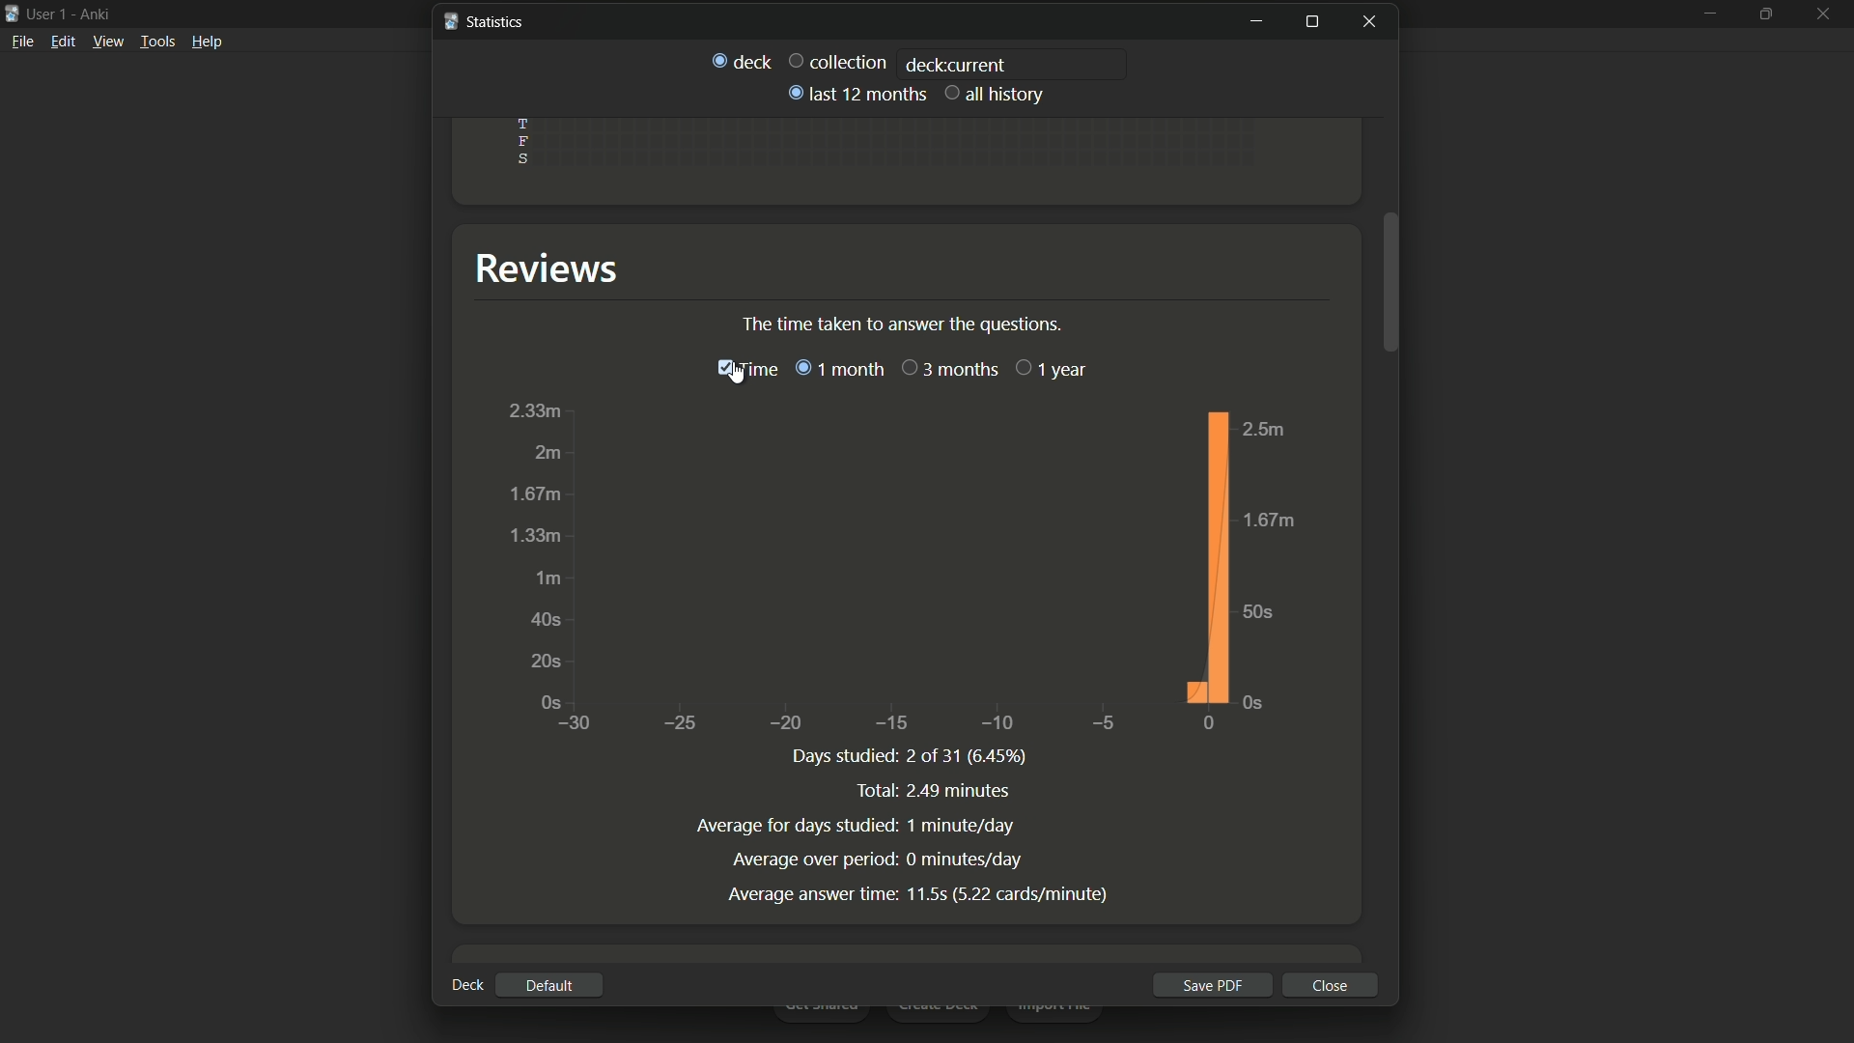 This screenshot has height=1043, width=1854. Describe the element at coordinates (1310, 22) in the screenshot. I see `maximize` at that location.